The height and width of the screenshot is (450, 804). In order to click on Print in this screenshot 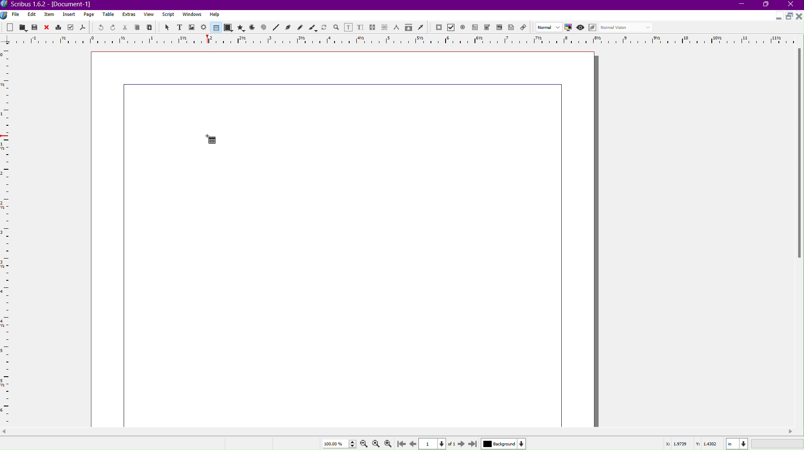, I will do `click(59, 27)`.